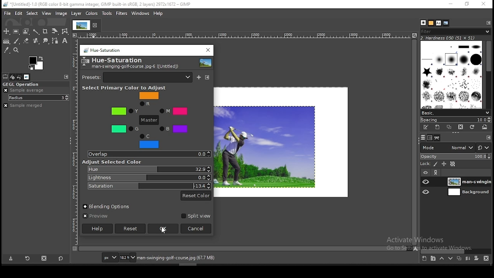 The width and height of the screenshot is (494, 278). Describe the element at coordinates (468, 259) in the screenshot. I see `merge layer` at that location.